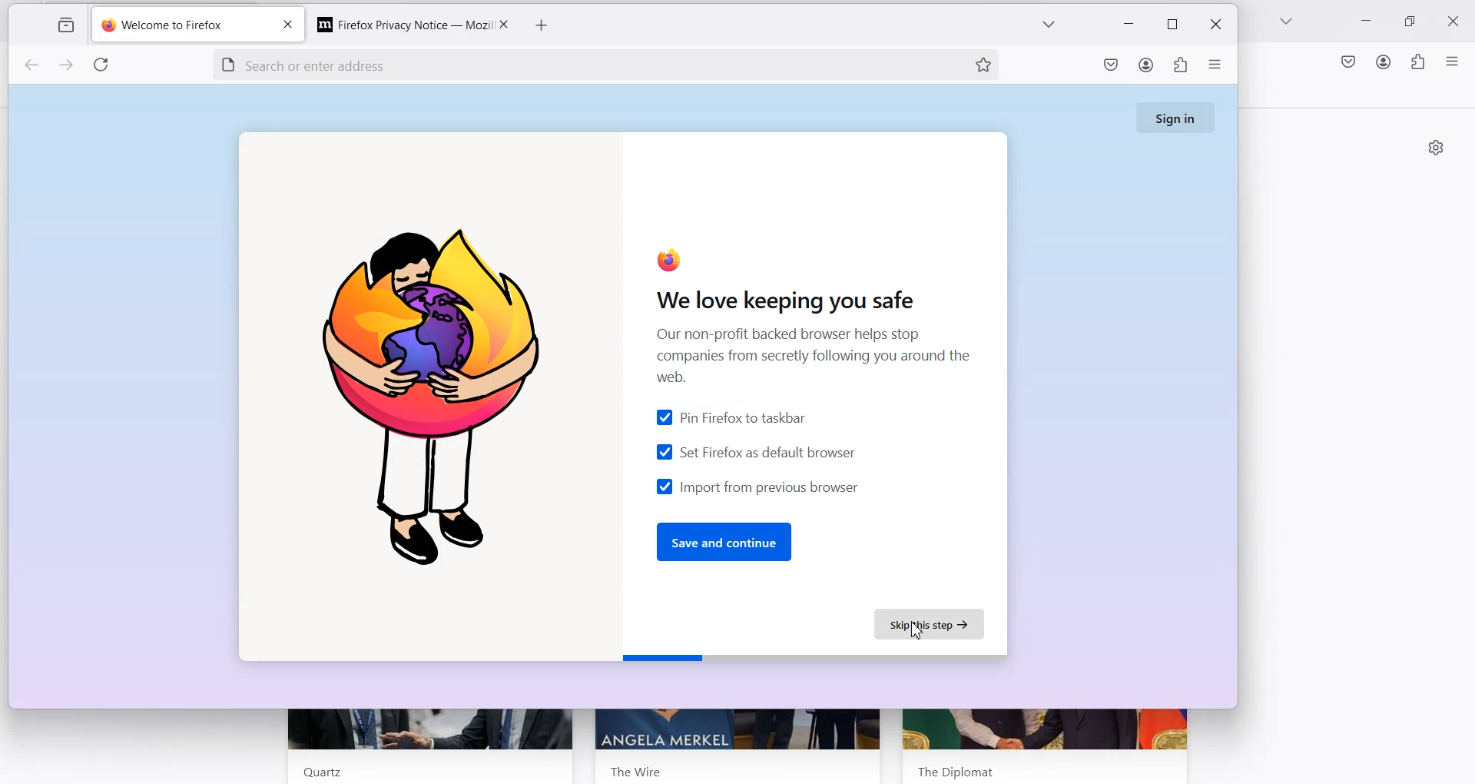 This screenshot has height=784, width=1475. Describe the element at coordinates (638, 769) in the screenshot. I see `The Wire` at that location.